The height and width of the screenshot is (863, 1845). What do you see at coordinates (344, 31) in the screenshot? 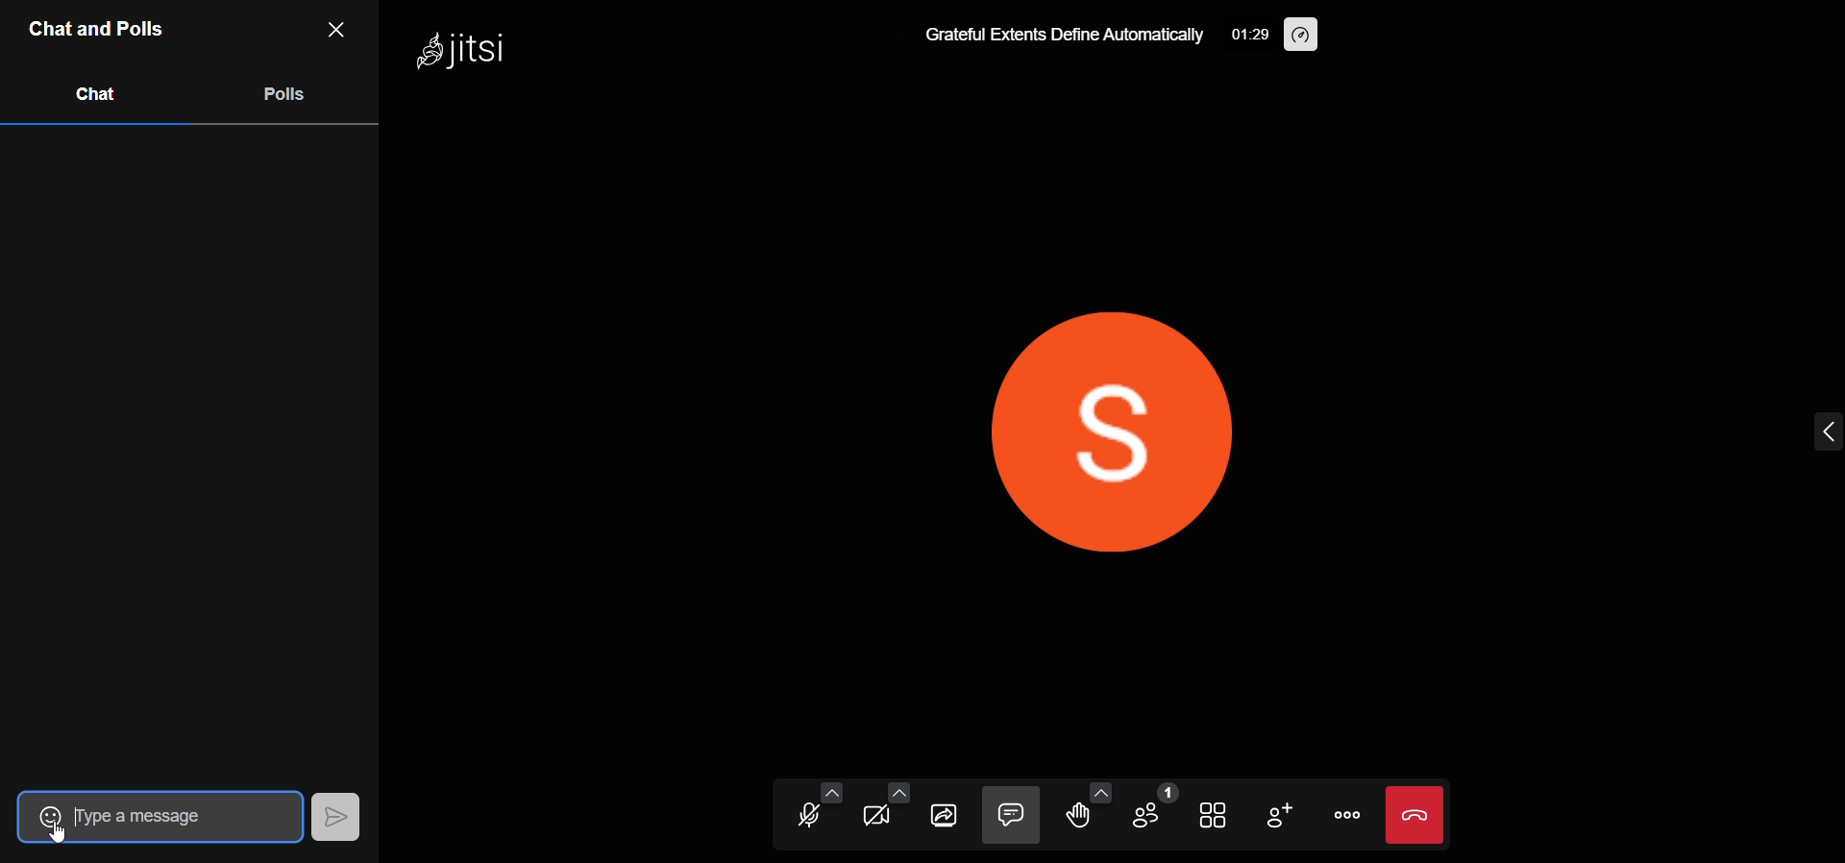
I see `close pane` at bounding box center [344, 31].